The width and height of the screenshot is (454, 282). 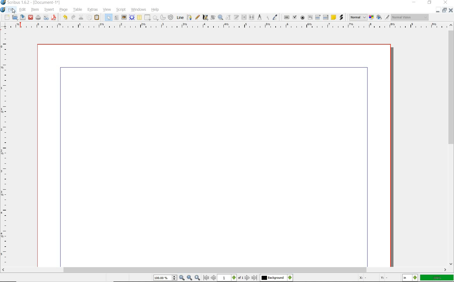 What do you see at coordinates (268, 17) in the screenshot?
I see `copy item properties` at bounding box center [268, 17].